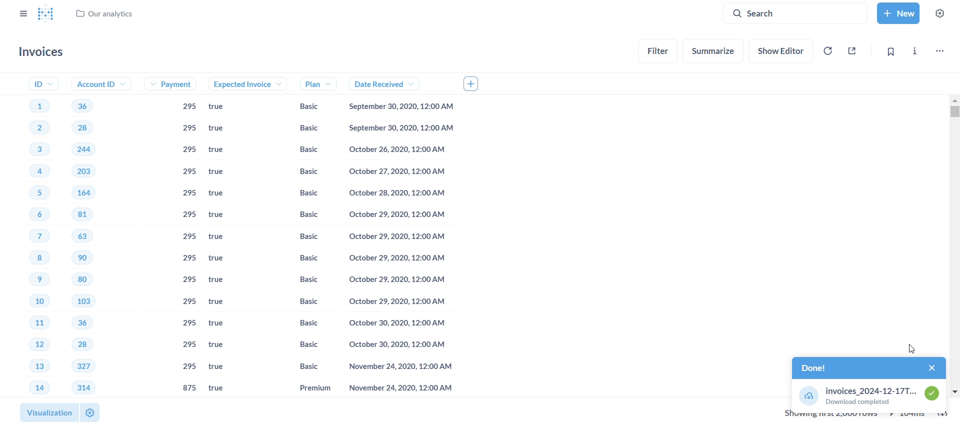  Describe the element at coordinates (806, 395) in the screenshot. I see `download icon` at that location.